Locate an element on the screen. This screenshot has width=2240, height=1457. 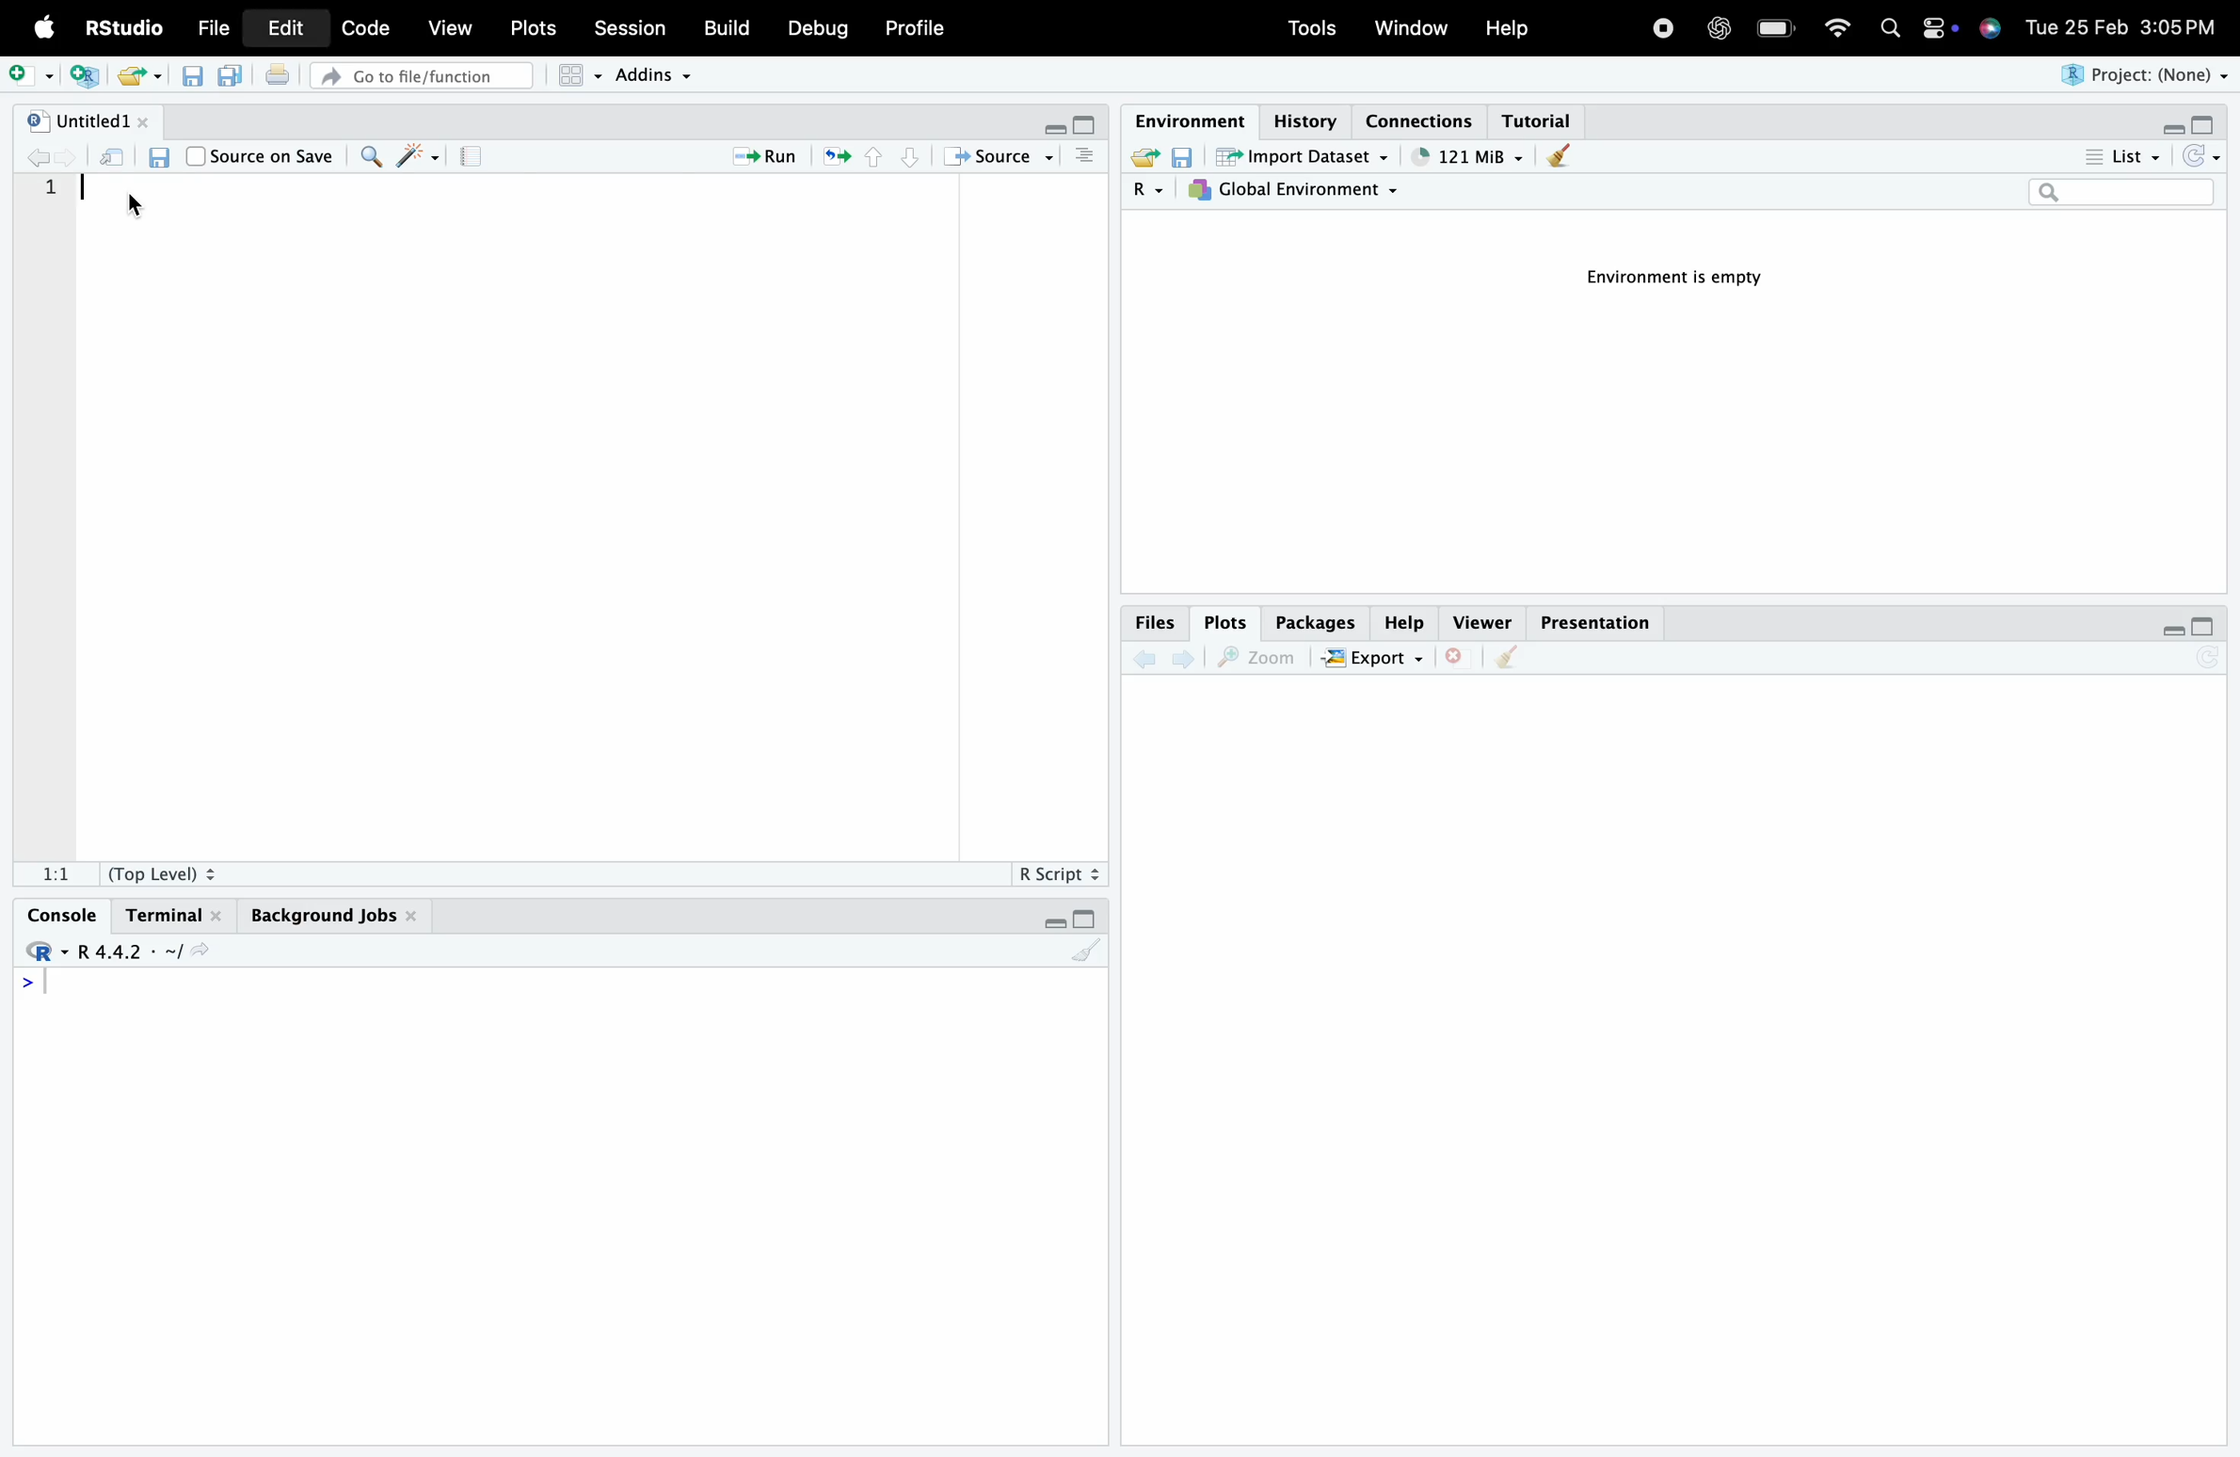
View is located at coordinates (454, 26).